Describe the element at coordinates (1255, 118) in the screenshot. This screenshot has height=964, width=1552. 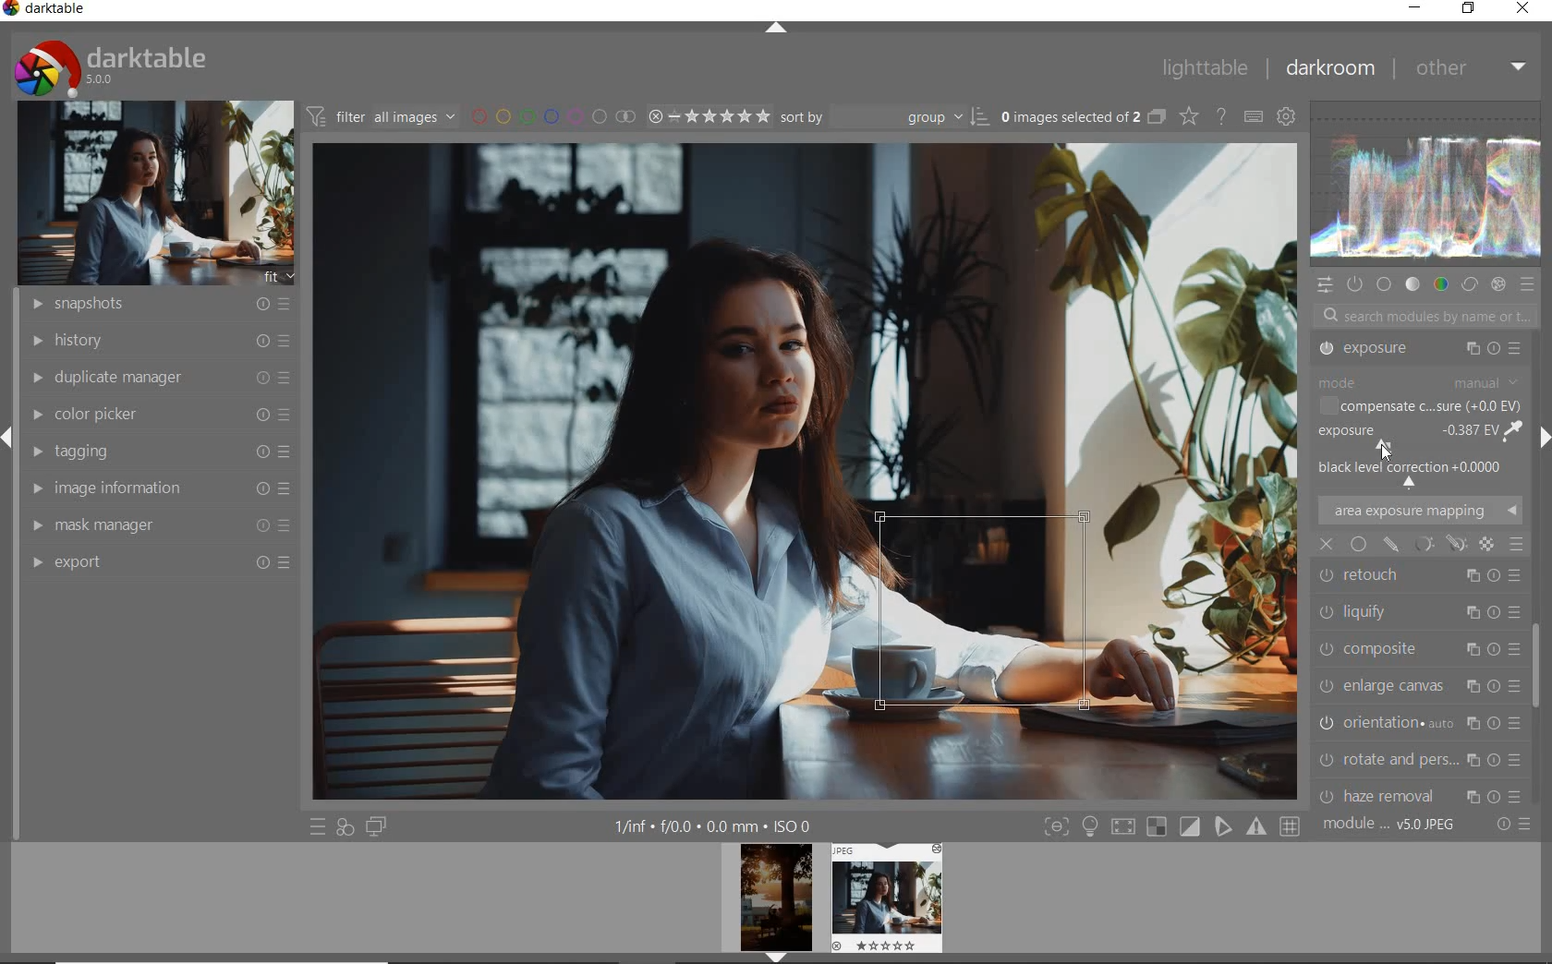
I see `DEFINE KEYBOARD SHORTCUT` at that location.